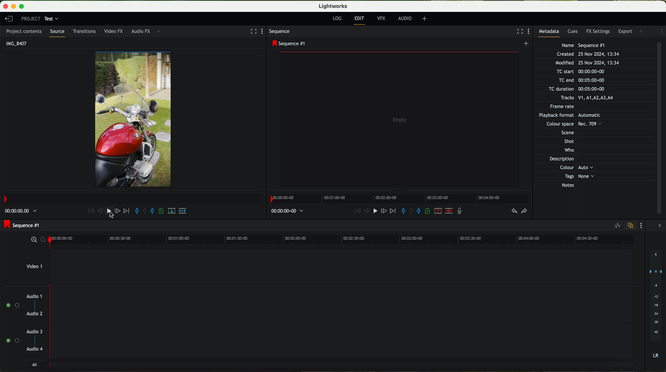 This screenshot has width=666, height=372. What do you see at coordinates (342, 366) in the screenshot?
I see `track` at bounding box center [342, 366].